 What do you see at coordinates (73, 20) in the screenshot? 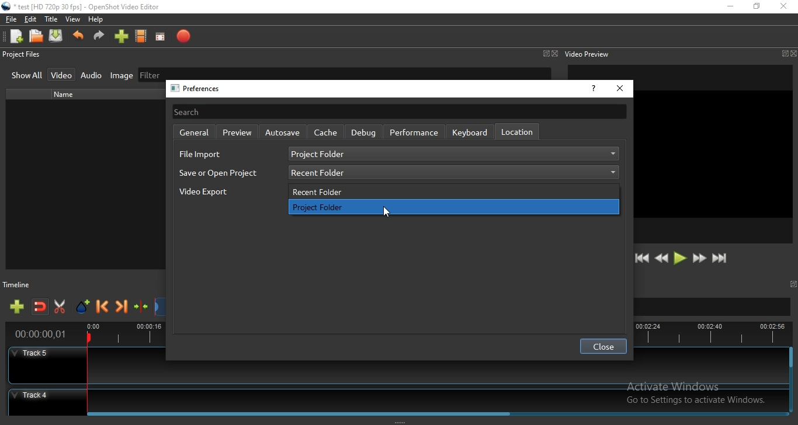
I see `View ` at bounding box center [73, 20].